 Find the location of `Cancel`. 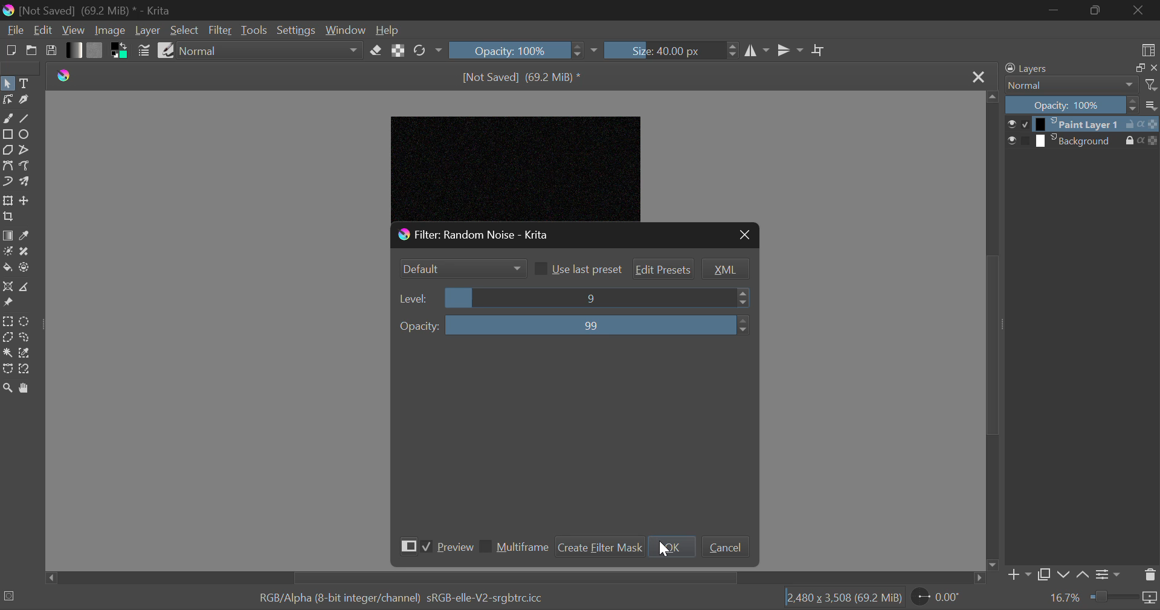

Cancel is located at coordinates (725, 547).